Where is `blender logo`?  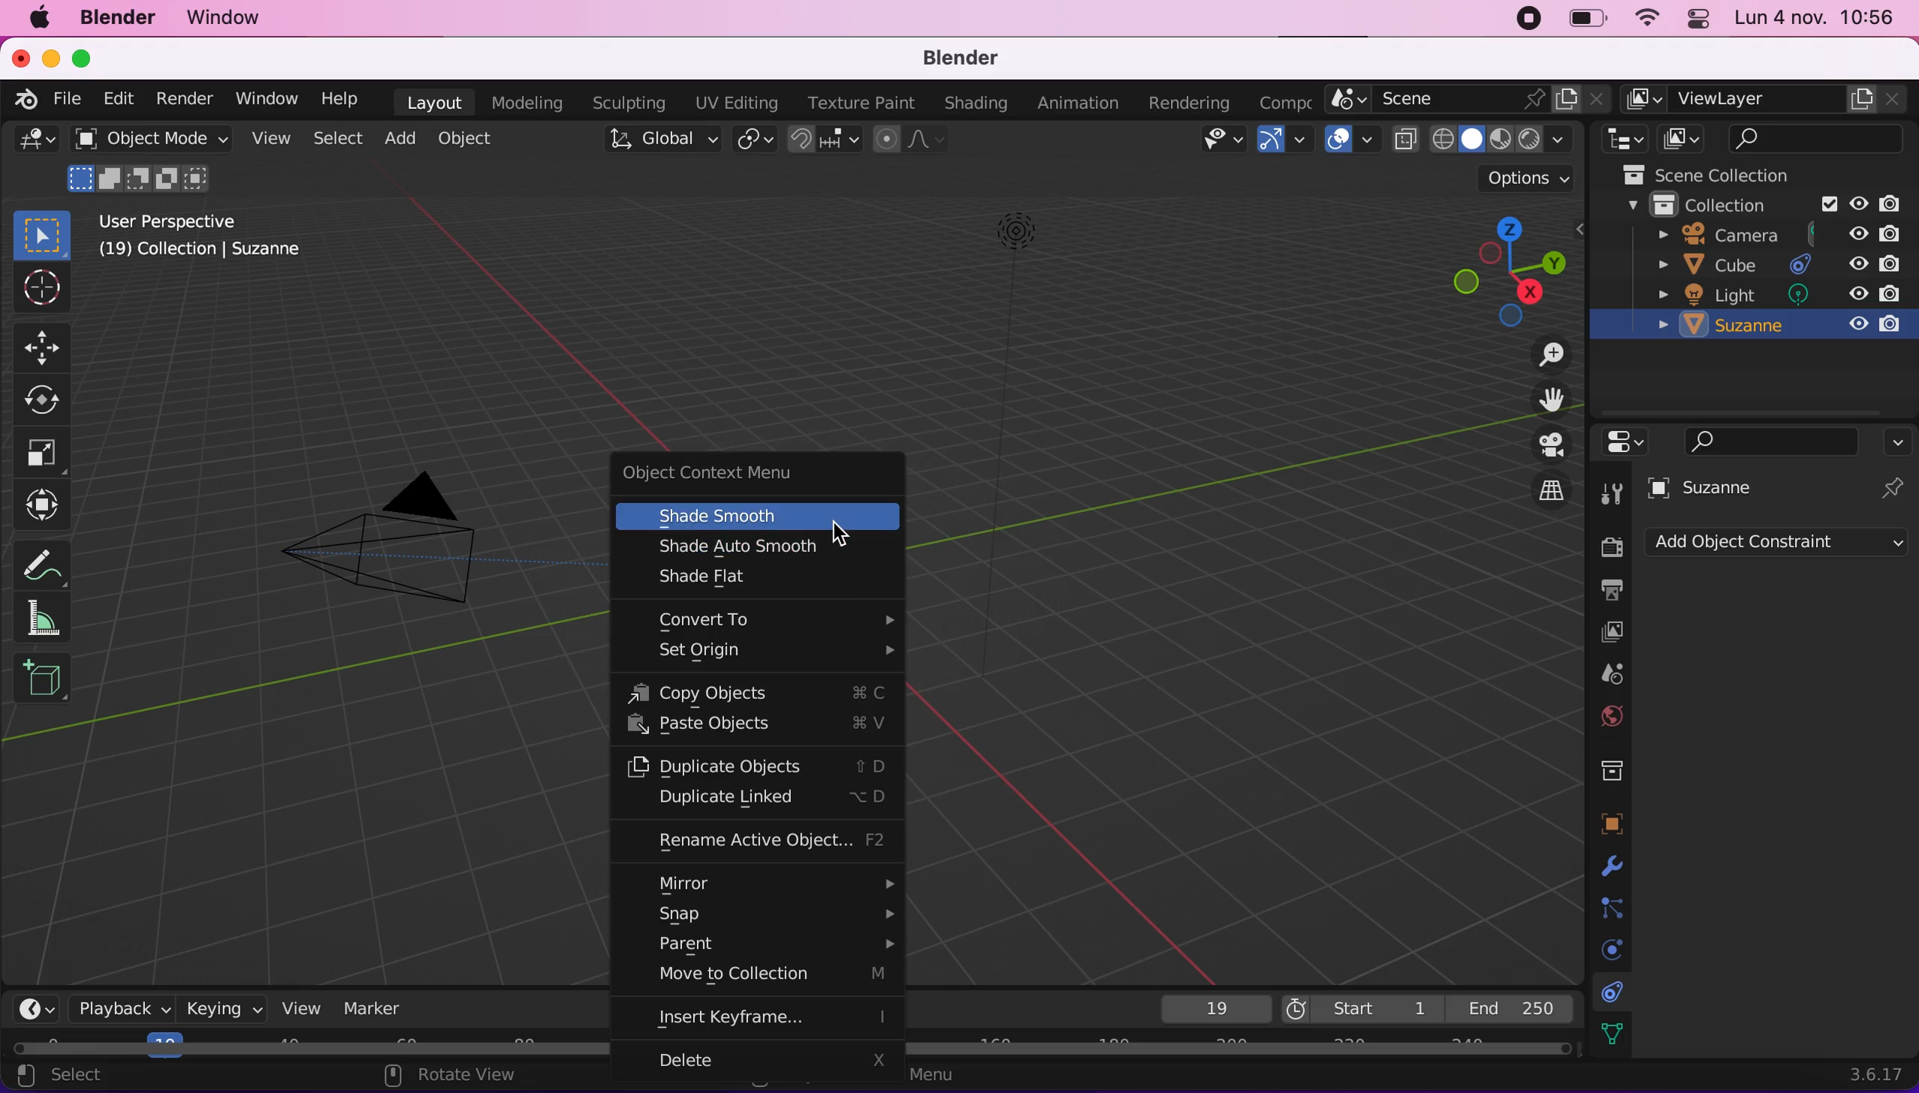 blender logo is located at coordinates (29, 99).